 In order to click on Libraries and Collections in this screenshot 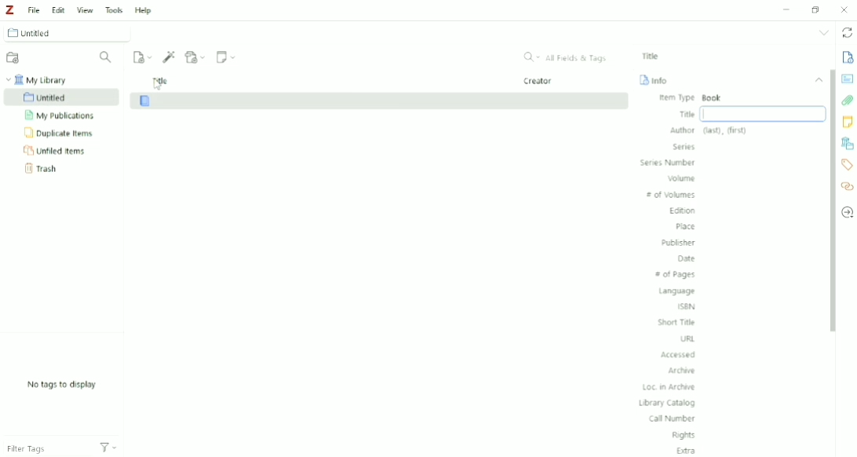, I will do `click(847, 143)`.